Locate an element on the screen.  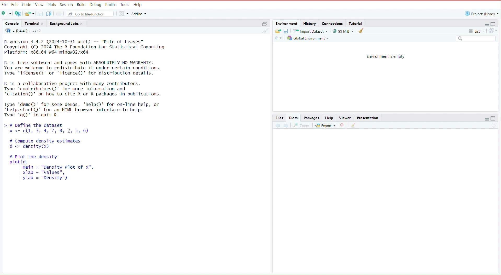
close is located at coordinates (44, 24).